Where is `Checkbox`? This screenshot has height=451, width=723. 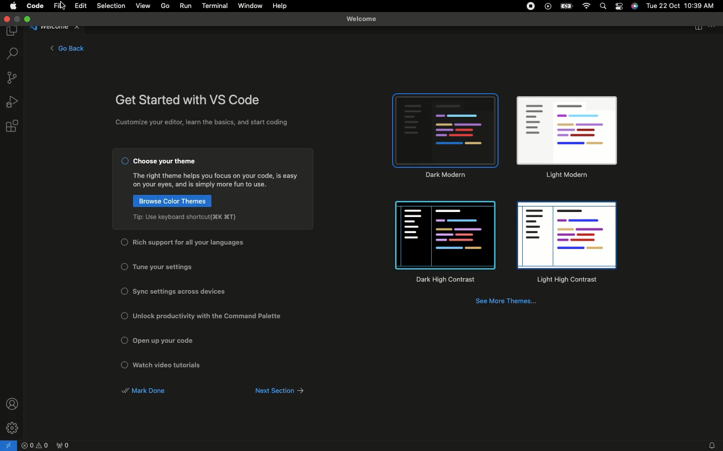 Checkbox is located at coordinates (125, 266).